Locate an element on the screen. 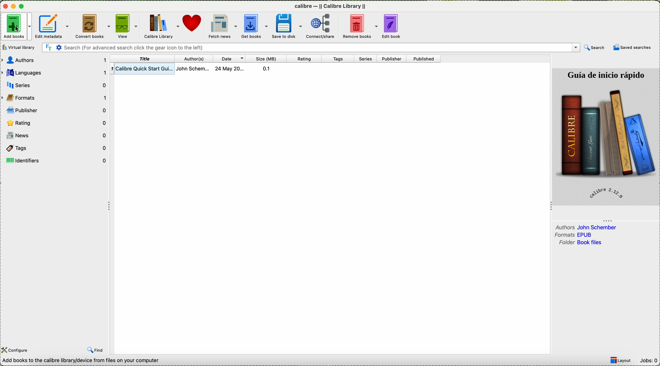  maximize program is located at coordinates (23, 7).